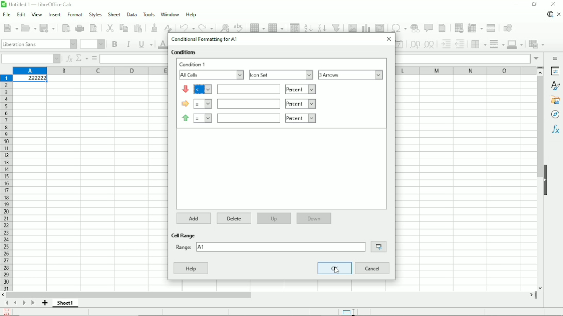 The image size is (563, 316). Describe the element at coordinates (538, 127) in the screenshot. I see `Vertical scrollbar` at that location.